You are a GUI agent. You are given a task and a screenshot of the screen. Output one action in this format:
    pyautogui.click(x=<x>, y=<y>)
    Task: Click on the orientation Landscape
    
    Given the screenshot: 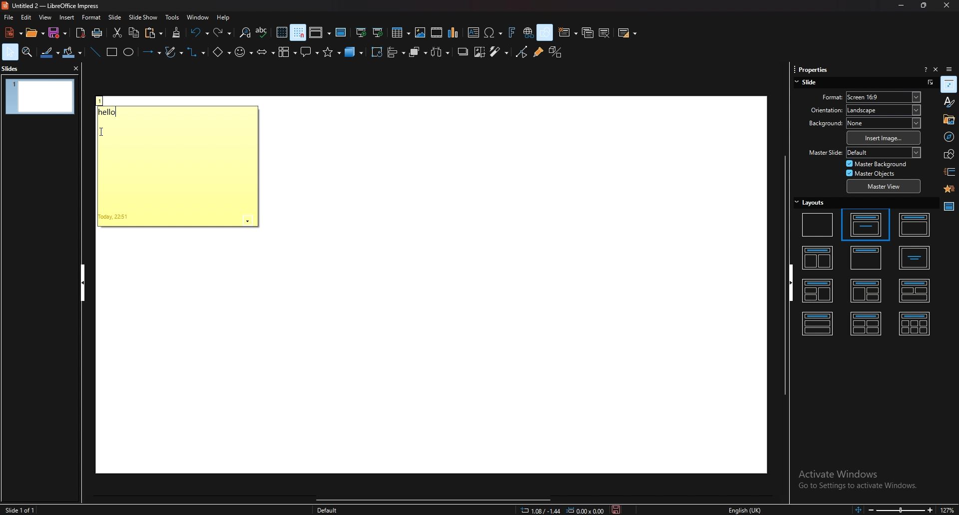 What is the action you would take?
    pyautogui.click(x=884, y=110)
    